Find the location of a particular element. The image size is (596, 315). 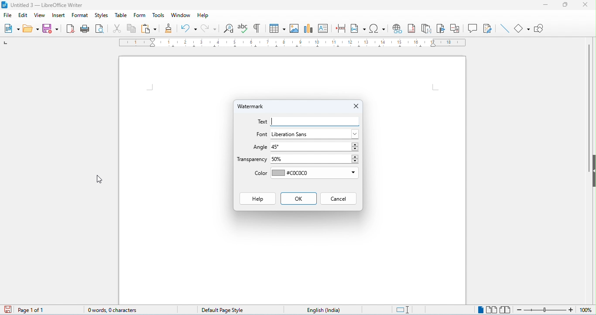

page break is located at coordinates (341, 28).